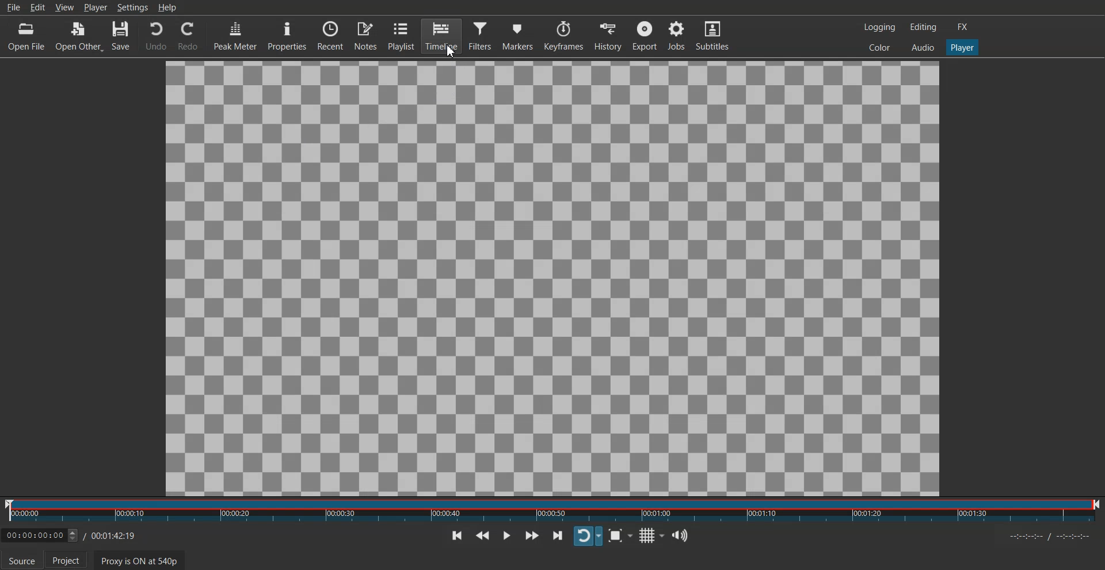  Describe the element at coordinates (531, 535) in the screenshot. I see `Play quickly forwards` at that location.